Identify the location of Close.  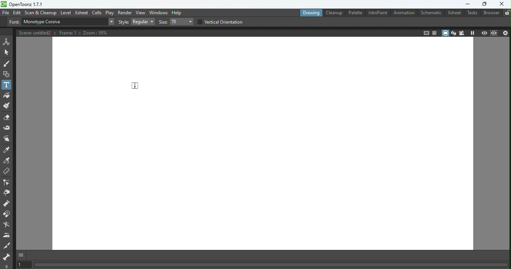
(502, 4).